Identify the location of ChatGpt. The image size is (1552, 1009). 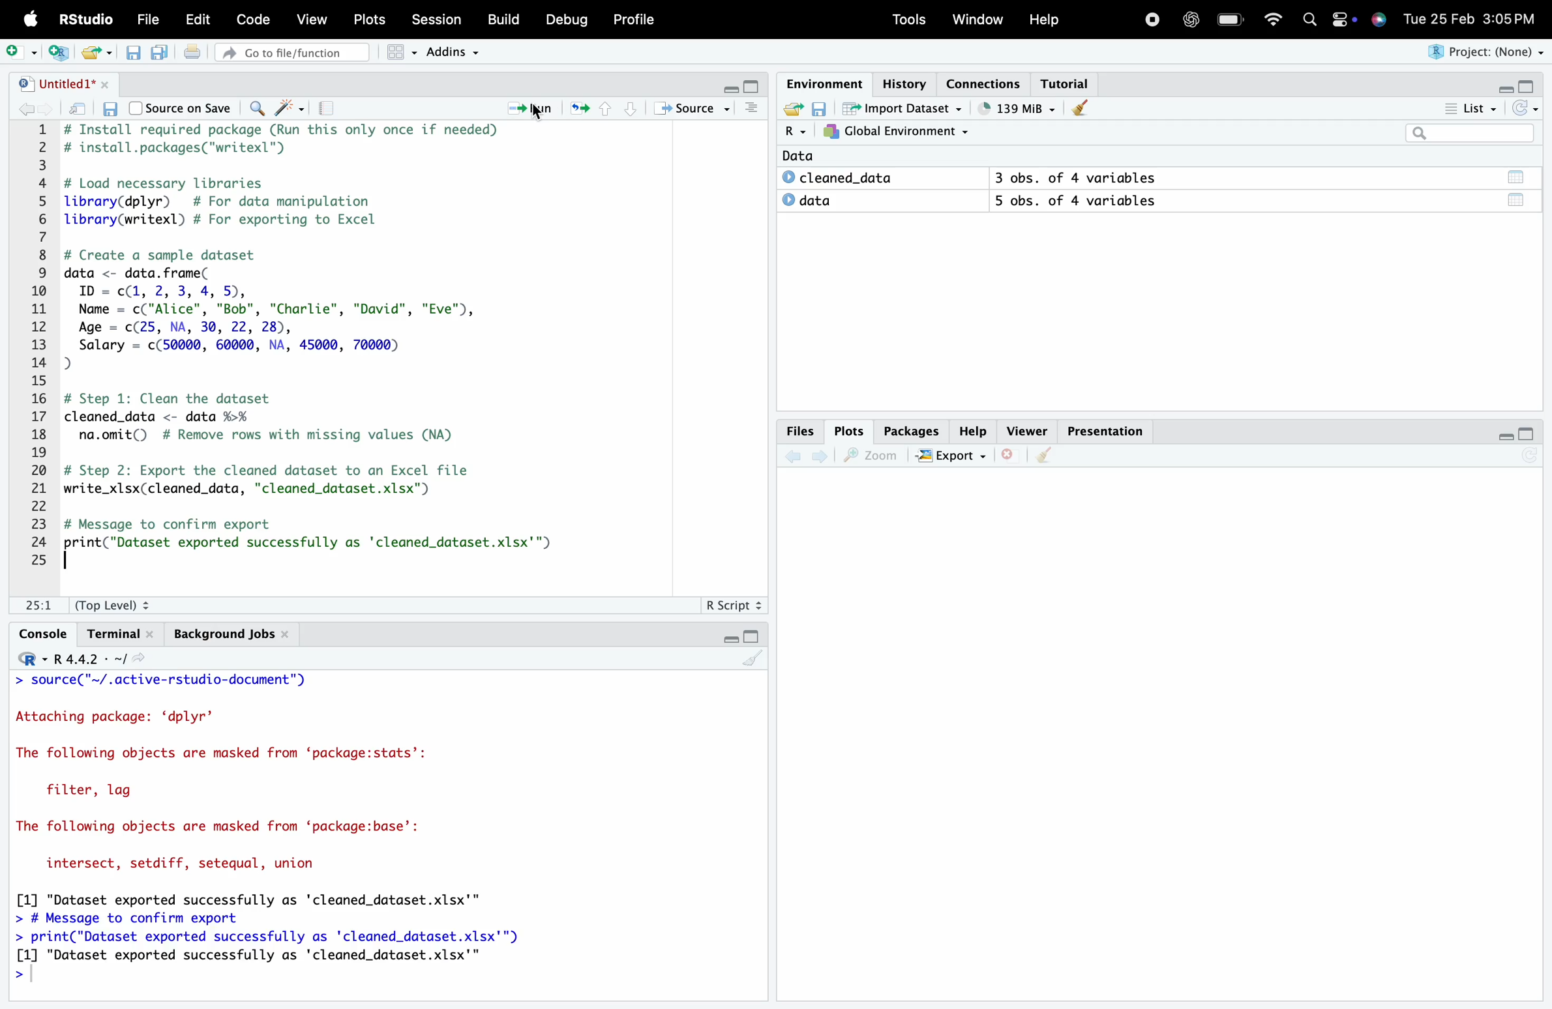
(1191, 17).